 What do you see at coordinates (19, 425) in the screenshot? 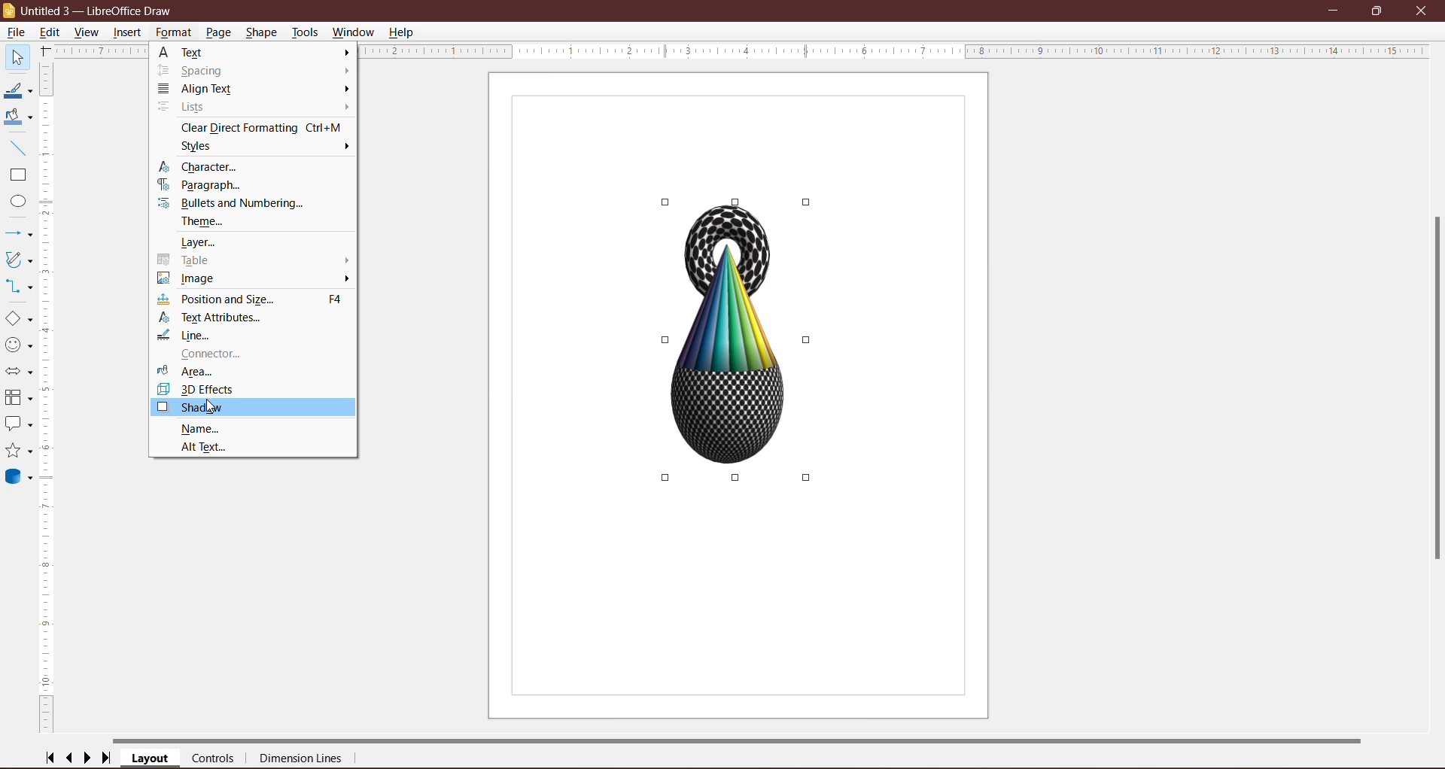
I see `Callout Shapes` at bounding box center [19, 425].